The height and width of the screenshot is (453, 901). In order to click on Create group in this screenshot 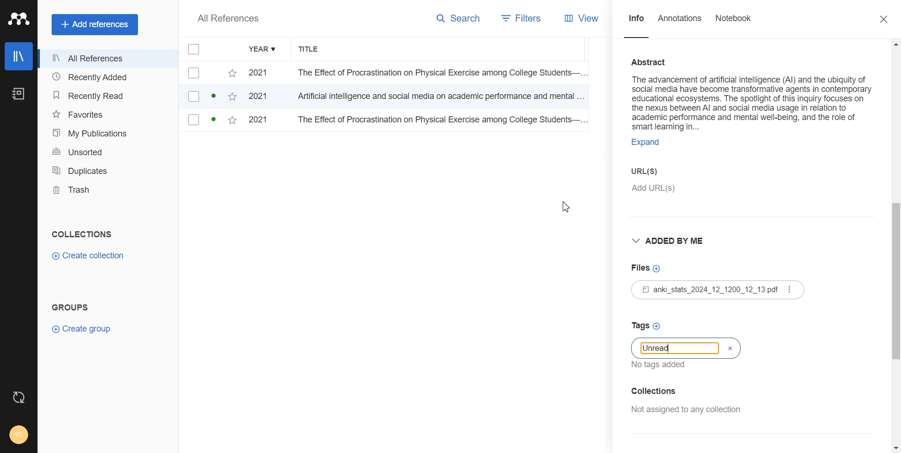, I will do `click(81, 329)`.